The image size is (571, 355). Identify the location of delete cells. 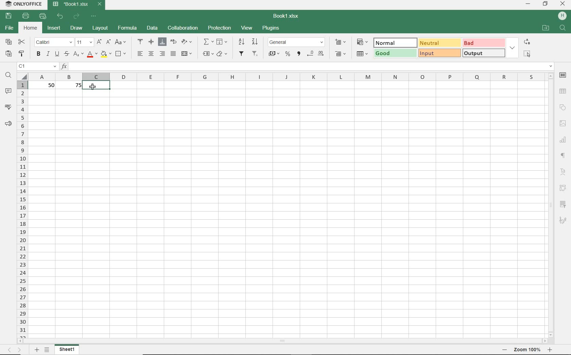
(362, 54).